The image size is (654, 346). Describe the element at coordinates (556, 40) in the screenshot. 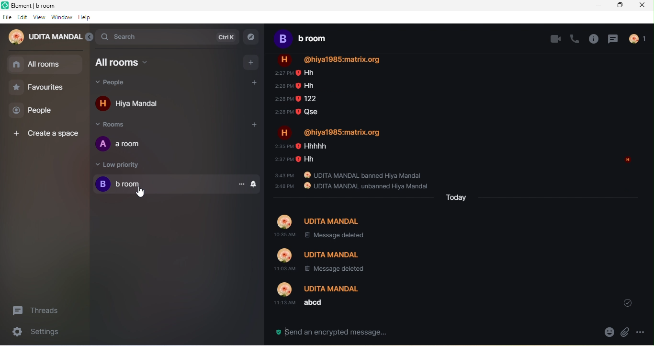

I see `video call` at that location.